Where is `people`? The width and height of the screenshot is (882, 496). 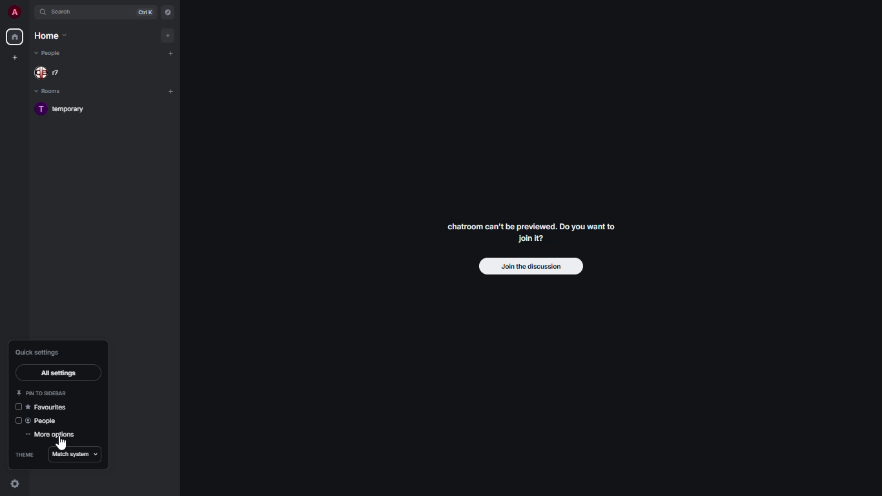 people is located at coordinates (50, 54).